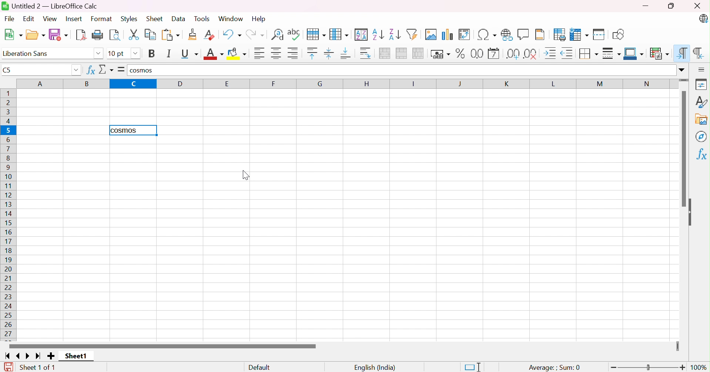  What do you see at coordinates (403, 54) in the screenshot?
I see `Merge Cells` at bounding box center [403, 54].